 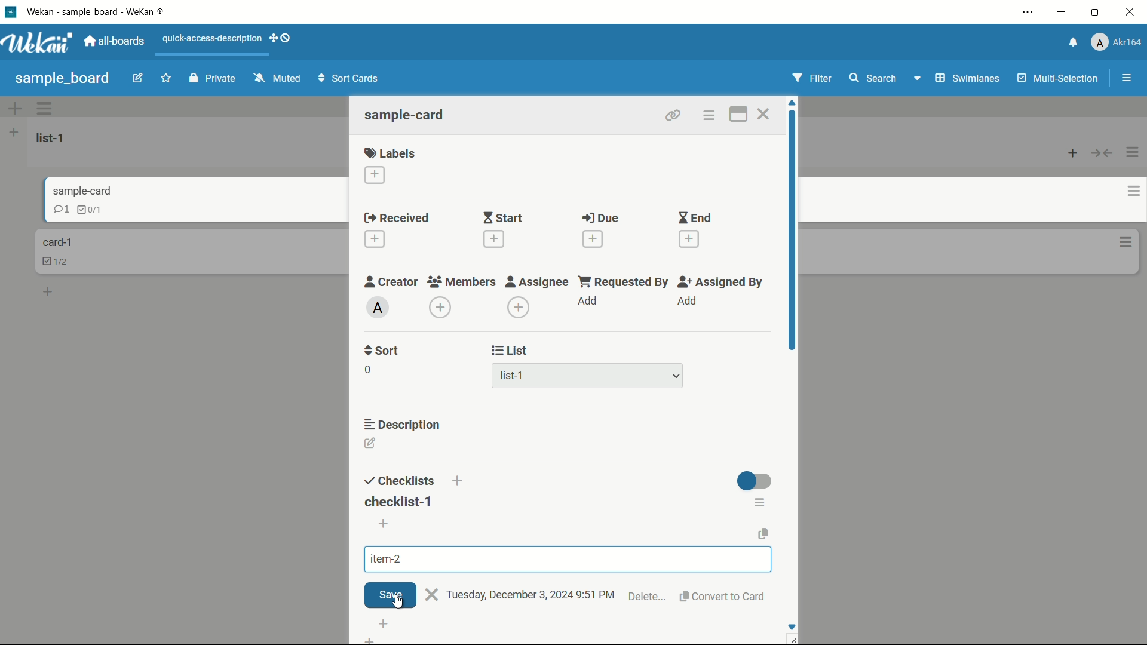 I want to click on add, so click(x=50, y=294).